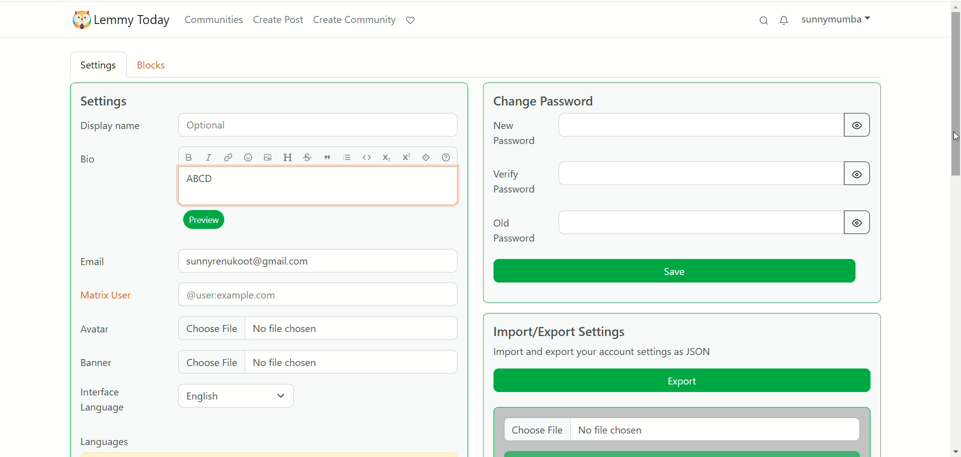  I want to click on choose file, so click(316, 327).